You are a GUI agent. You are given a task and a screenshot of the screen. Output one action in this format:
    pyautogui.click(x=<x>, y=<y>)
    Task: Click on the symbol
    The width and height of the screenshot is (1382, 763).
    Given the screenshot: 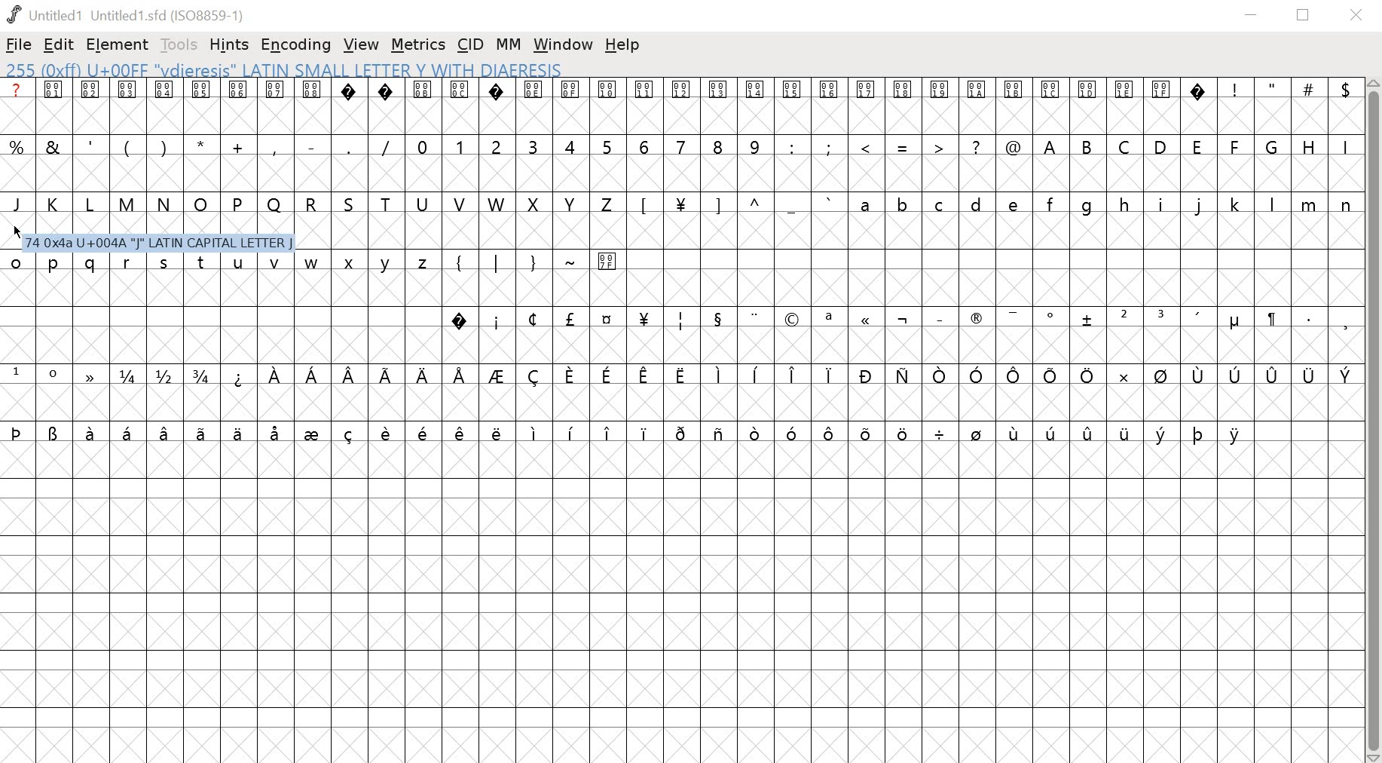 What is the action you would take?
    pyautogui.click(x=87, y=374)
    